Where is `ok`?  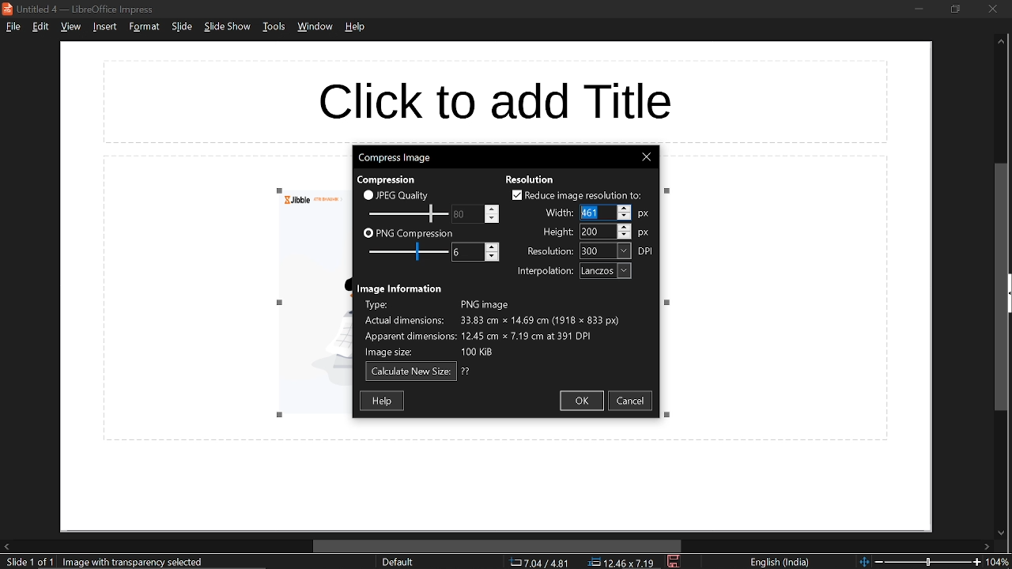
ok is located at coordinates (583, 401).